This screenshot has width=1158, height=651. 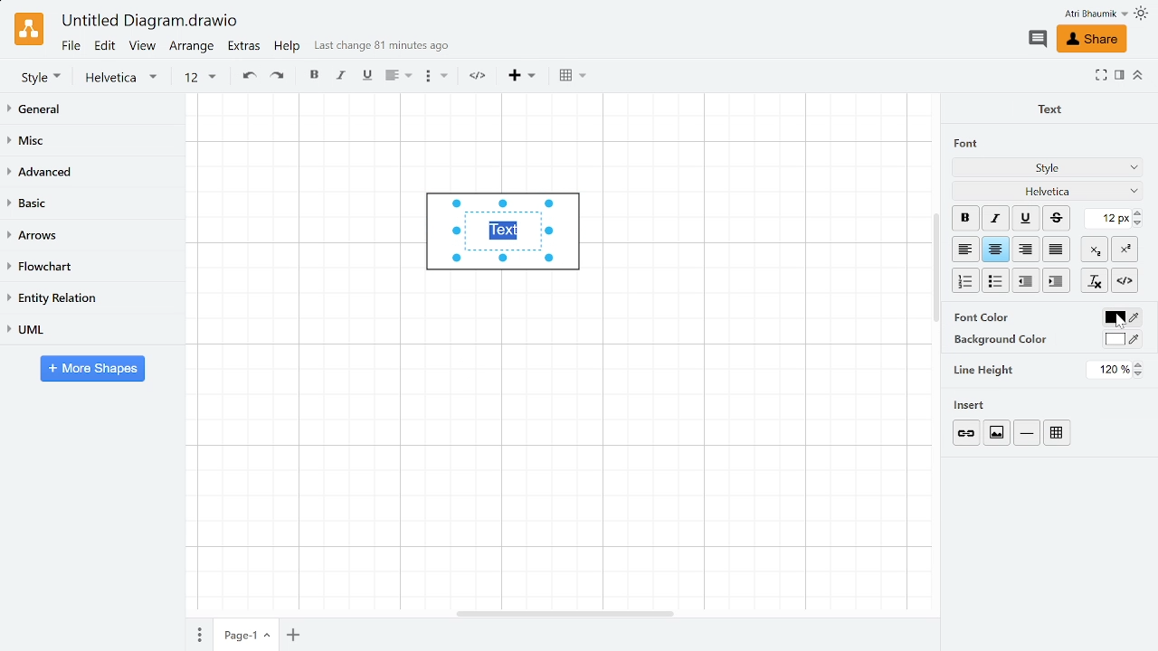 What do you see at coordinates (89, 268) in the screenshot?
I see `Flowchart` at bounding box center [89, 268].